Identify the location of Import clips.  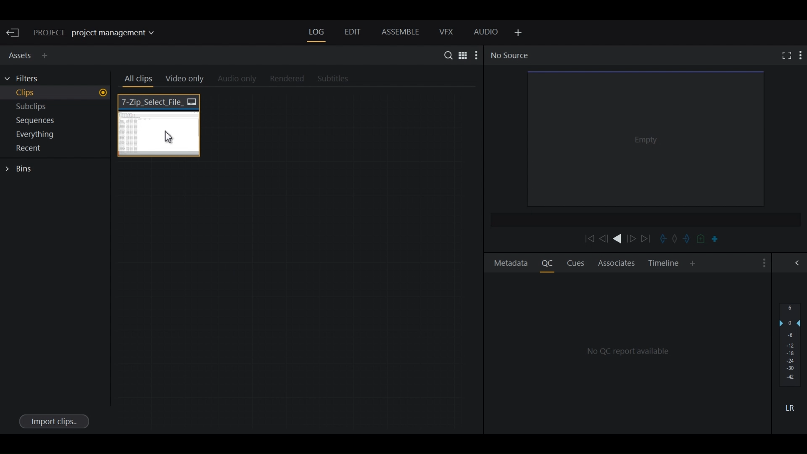
(53, 421).